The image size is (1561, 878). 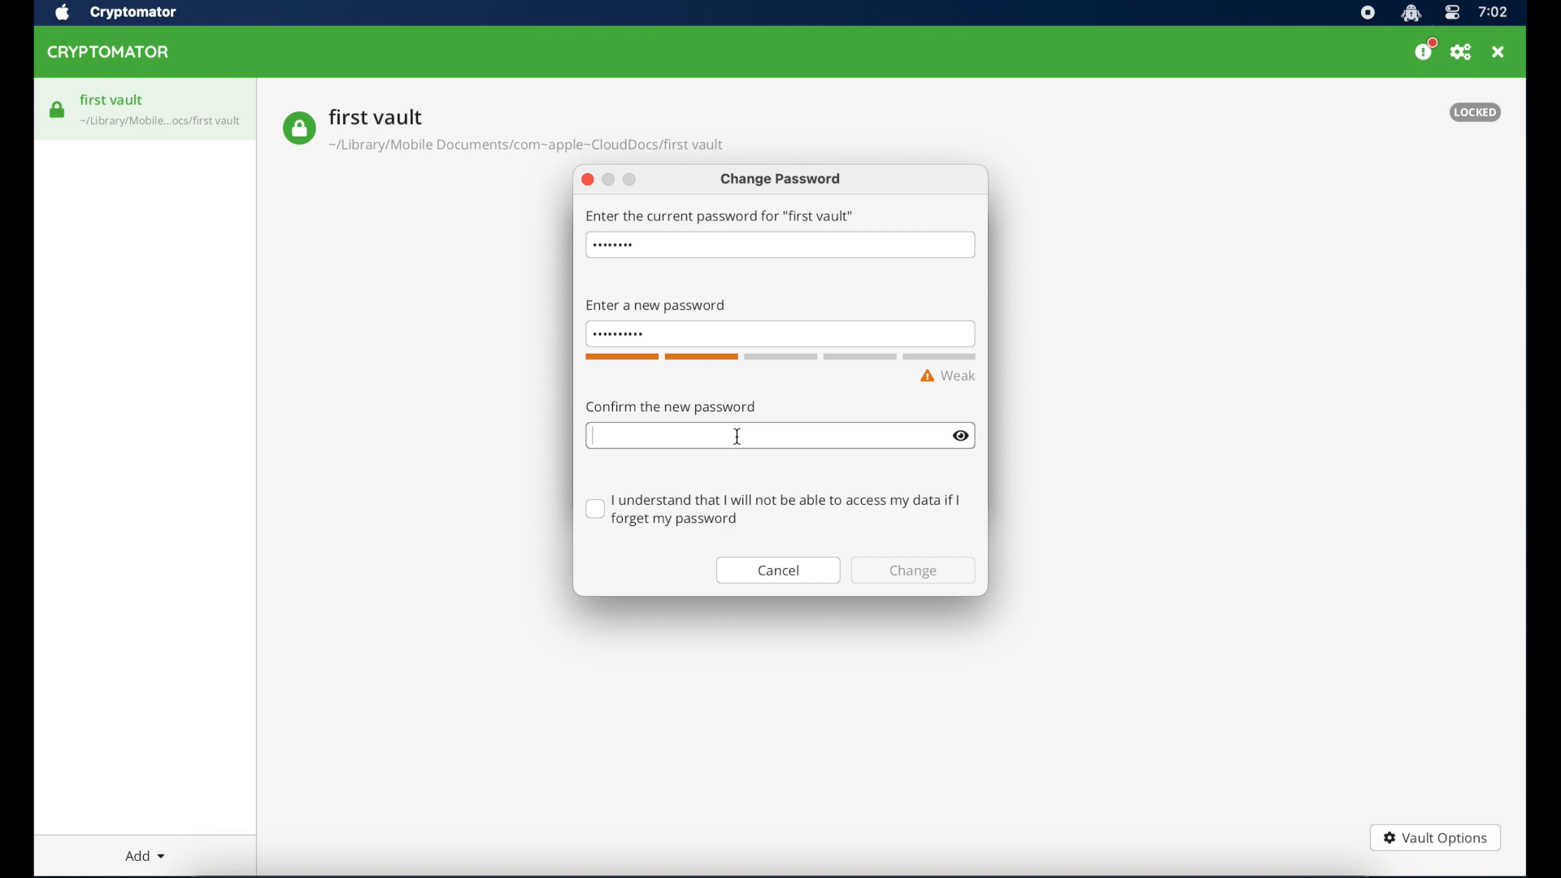 I want to click on invisible password, so click(x=615, y=335).